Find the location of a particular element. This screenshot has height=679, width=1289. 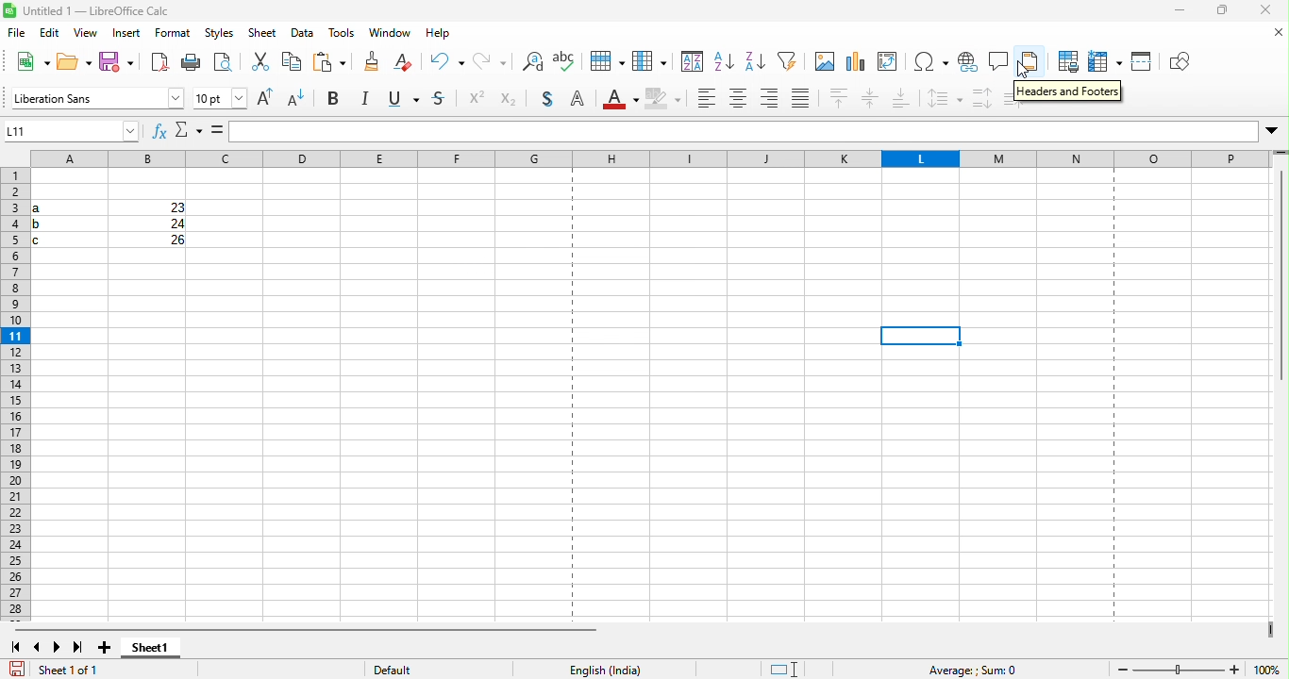

increase font size is located at coordinates (270, 101).